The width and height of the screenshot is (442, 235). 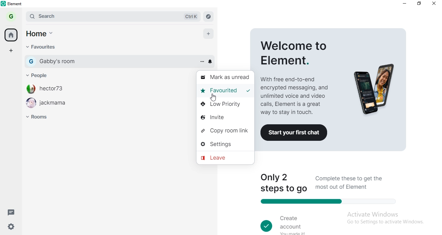 I want to click on gabby's room, so click(x=114, y=62).